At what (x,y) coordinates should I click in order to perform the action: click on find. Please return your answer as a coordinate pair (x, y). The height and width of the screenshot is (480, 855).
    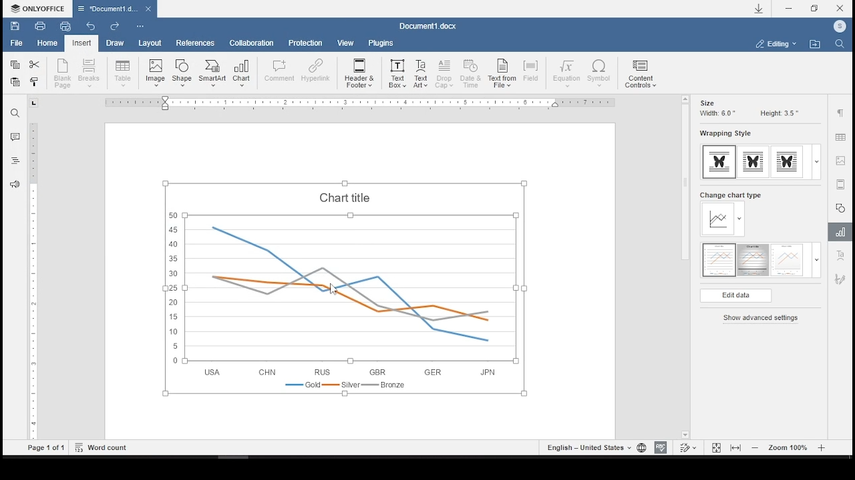
    Looking at the image, I should click on (15, 112).